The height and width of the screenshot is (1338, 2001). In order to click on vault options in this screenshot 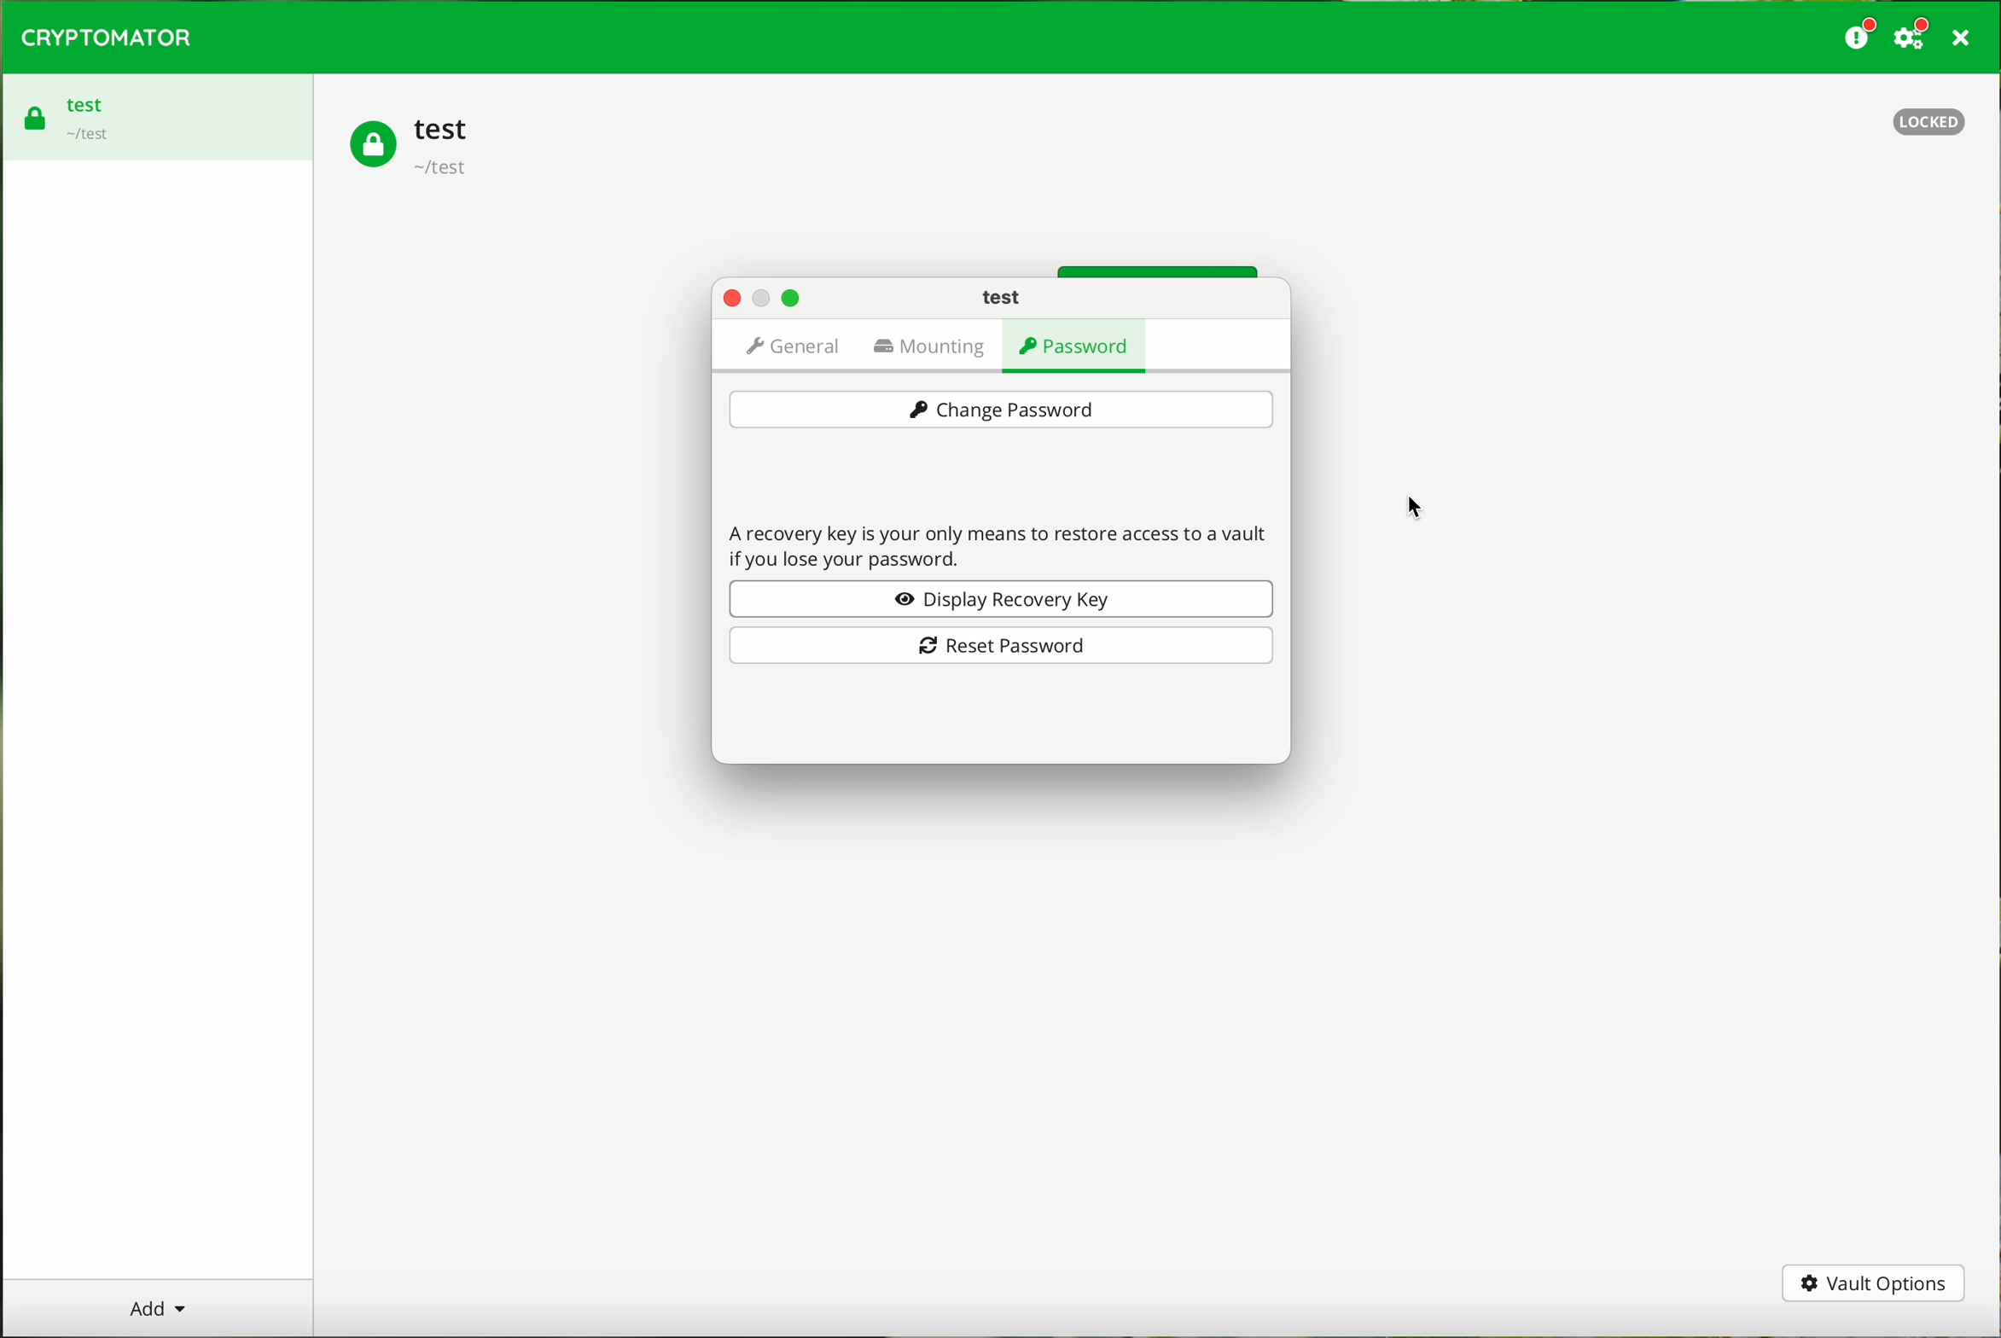, I will do `click(1875, 1283)`.